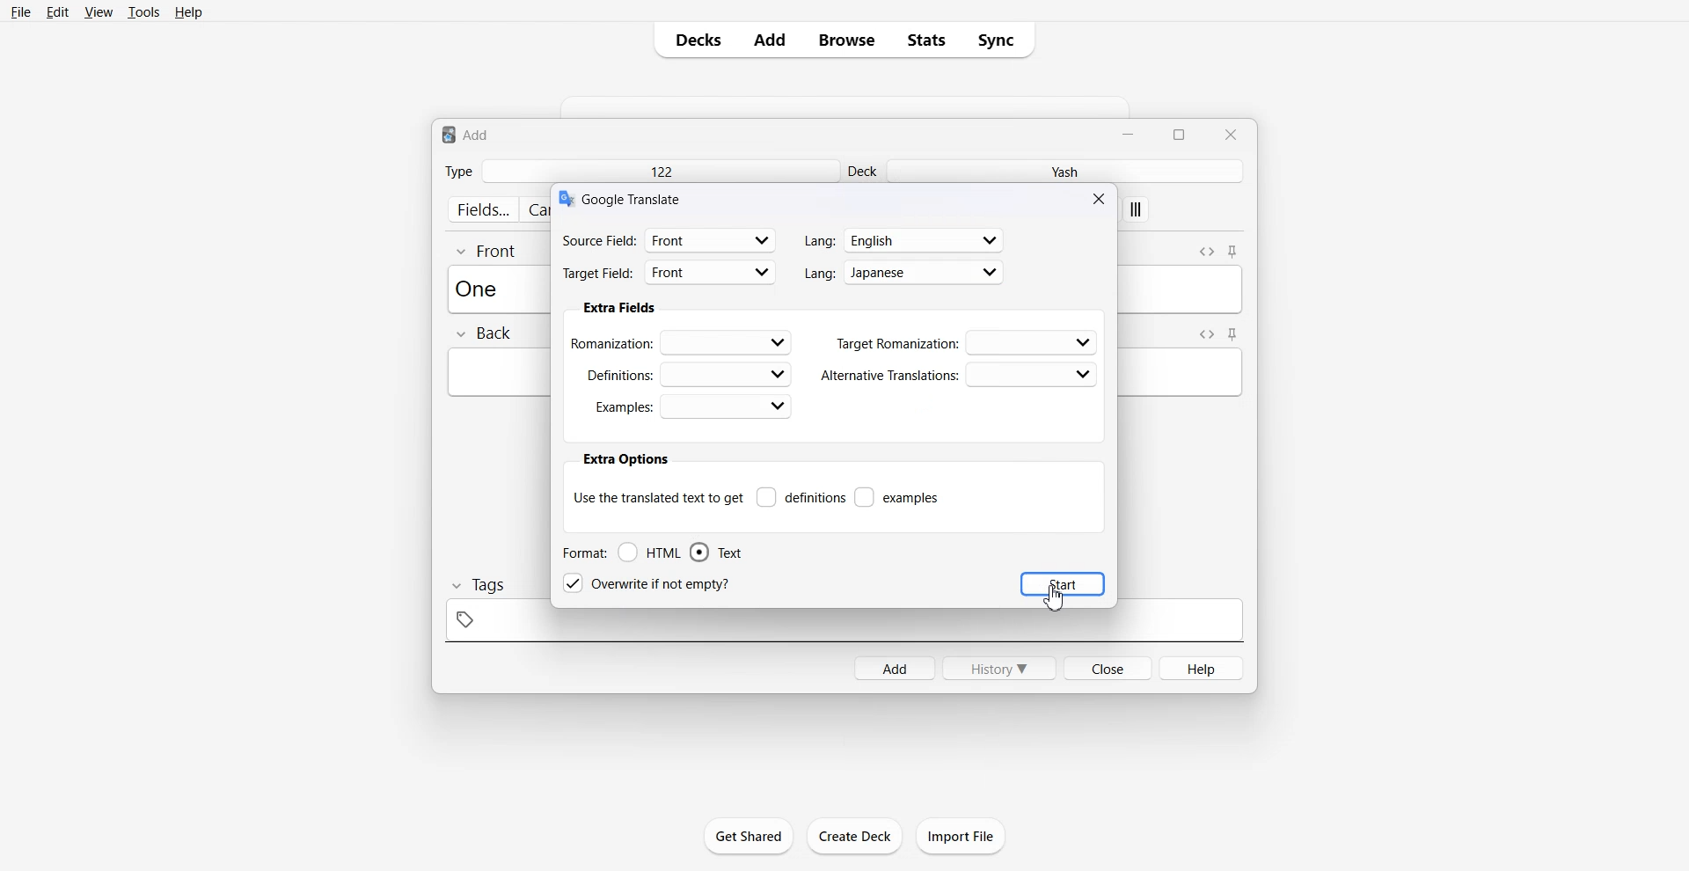 This screenshot has width=1689, height=871. I want to click on HTML, so click(650, 553).